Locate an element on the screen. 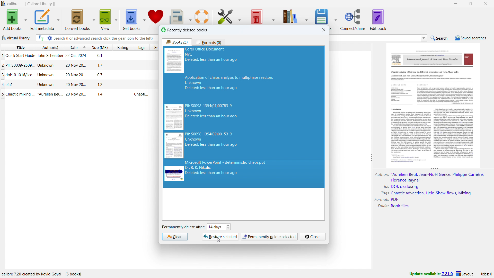 The image size is (494, 278). close is located at coordinates (485, 4).